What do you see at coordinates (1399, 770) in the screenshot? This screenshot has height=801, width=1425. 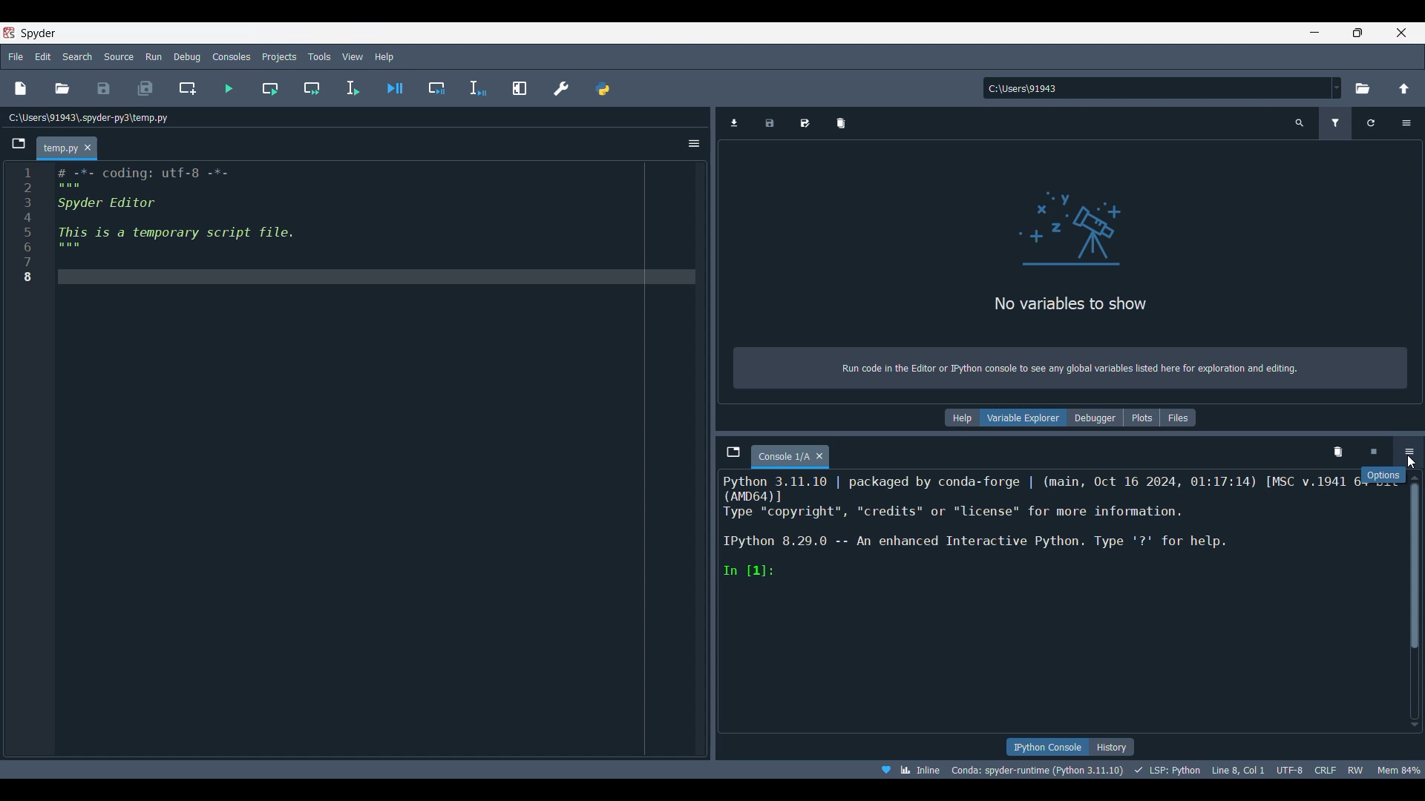 I see `Men` at bounding box center [1399, 770].